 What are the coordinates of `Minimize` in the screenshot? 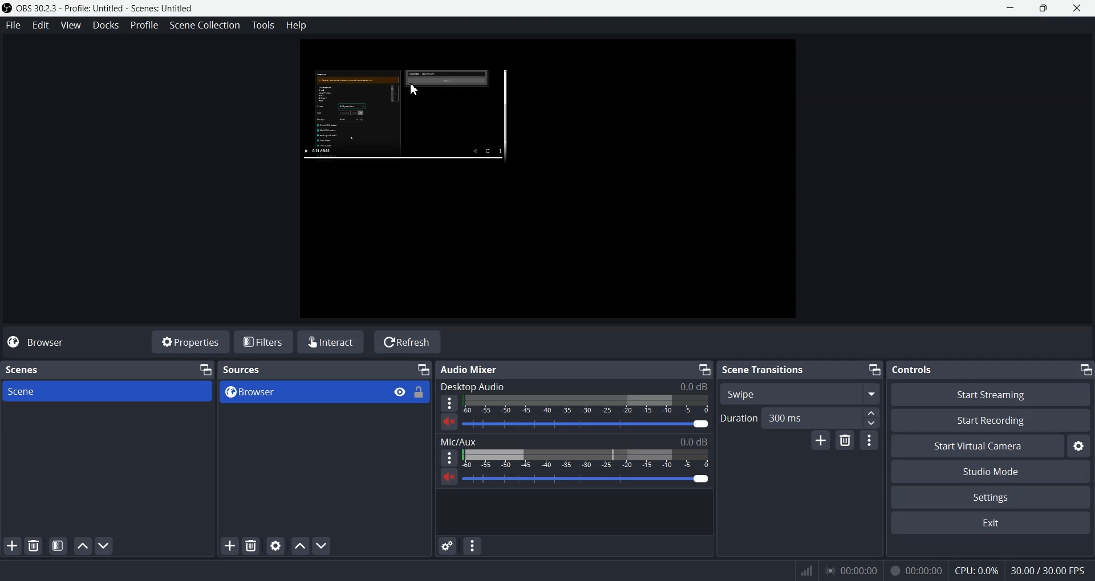 It's located at (423, 370).